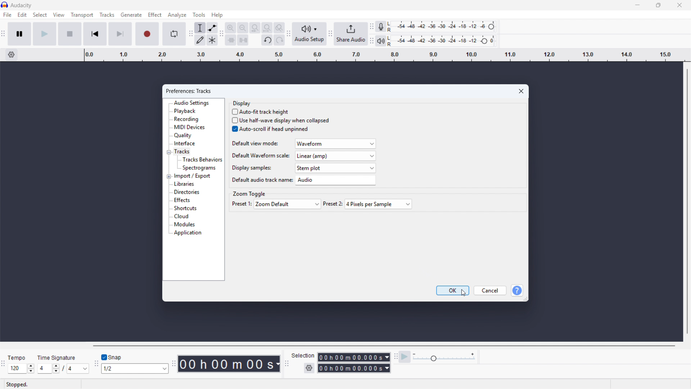  What do you see at coordinates (444, 357) in the screenshot?
I see `playback speed` at bounding box center [444, 357].